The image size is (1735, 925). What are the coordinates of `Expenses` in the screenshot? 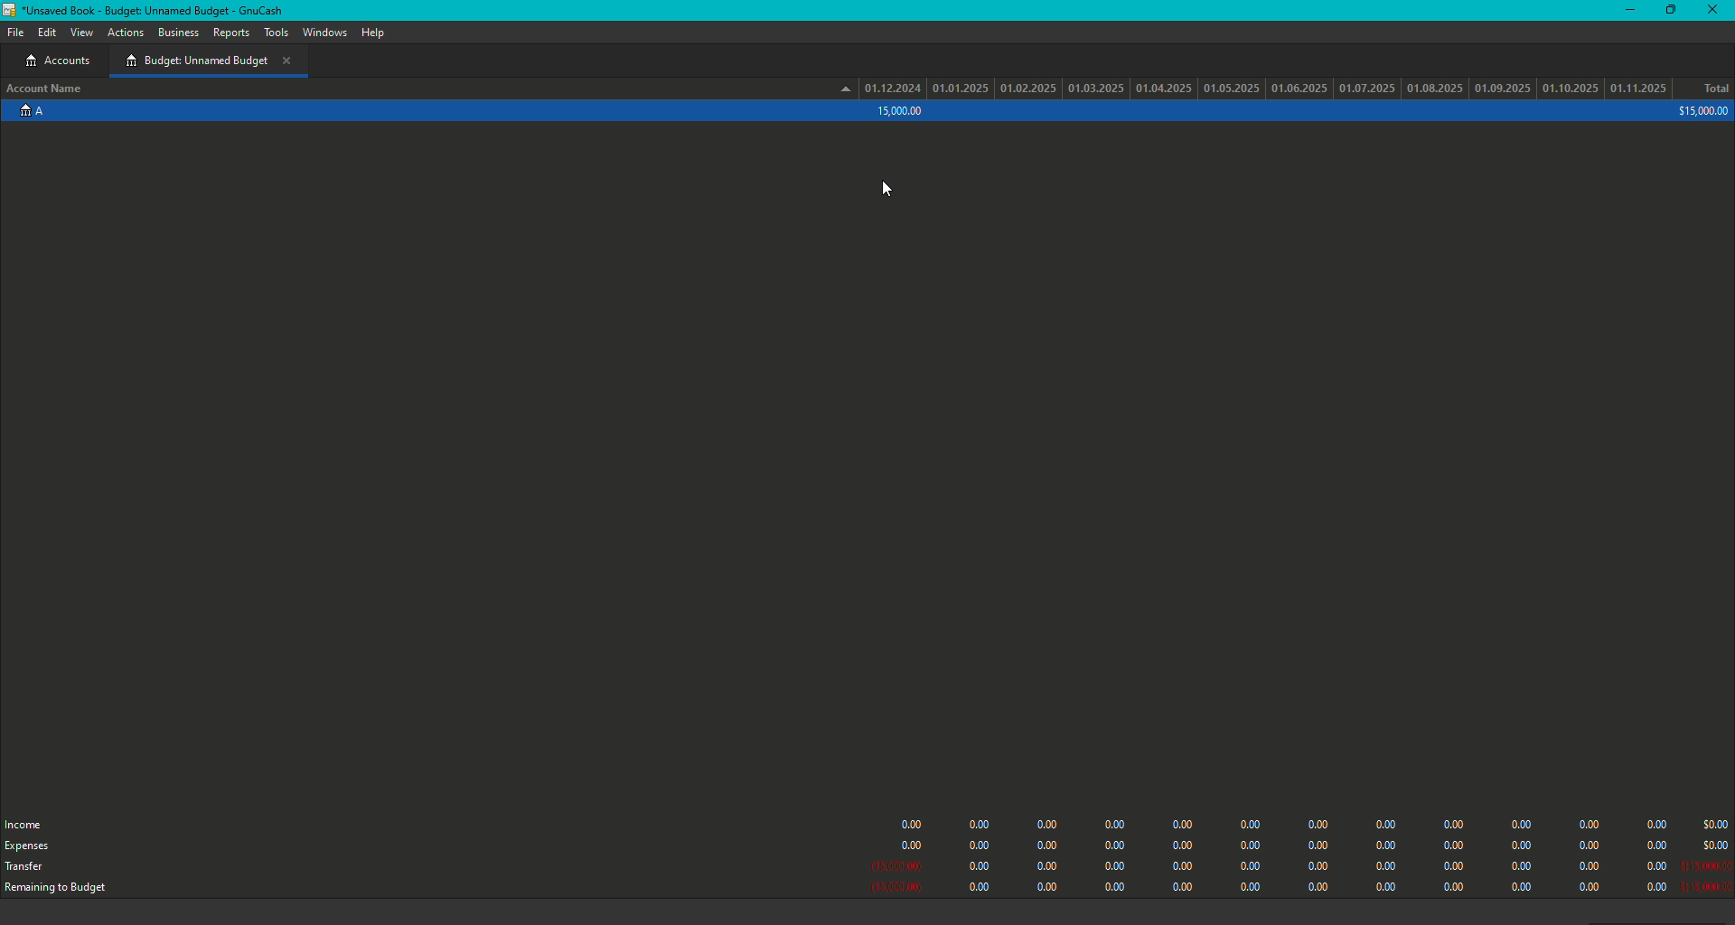 It's located at (28, 846).